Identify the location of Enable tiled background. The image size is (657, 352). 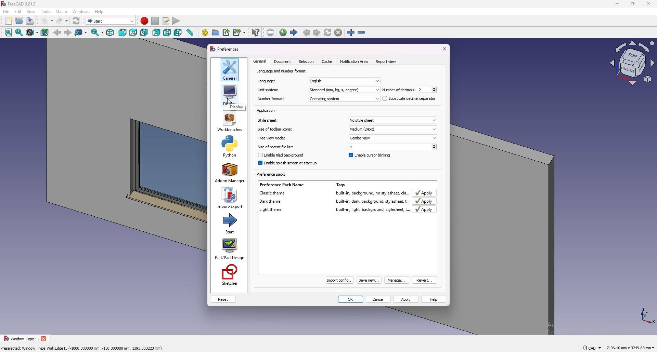
(280, 155).